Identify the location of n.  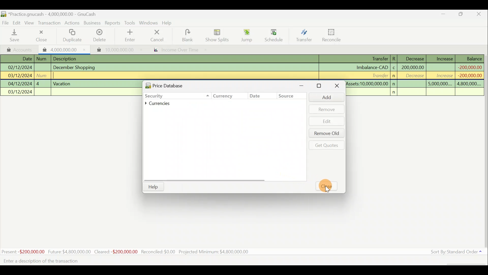
(394, 76).